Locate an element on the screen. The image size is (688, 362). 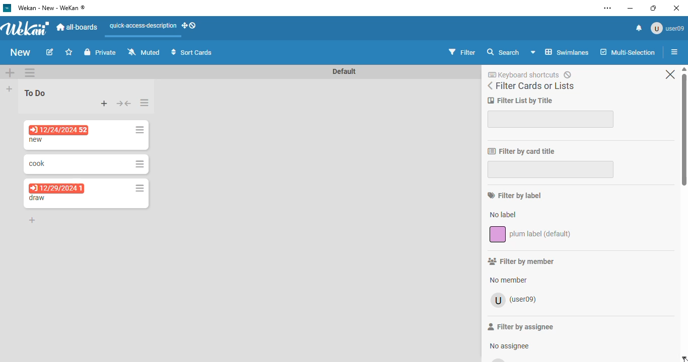
logo is located at coordinates (8, 8).